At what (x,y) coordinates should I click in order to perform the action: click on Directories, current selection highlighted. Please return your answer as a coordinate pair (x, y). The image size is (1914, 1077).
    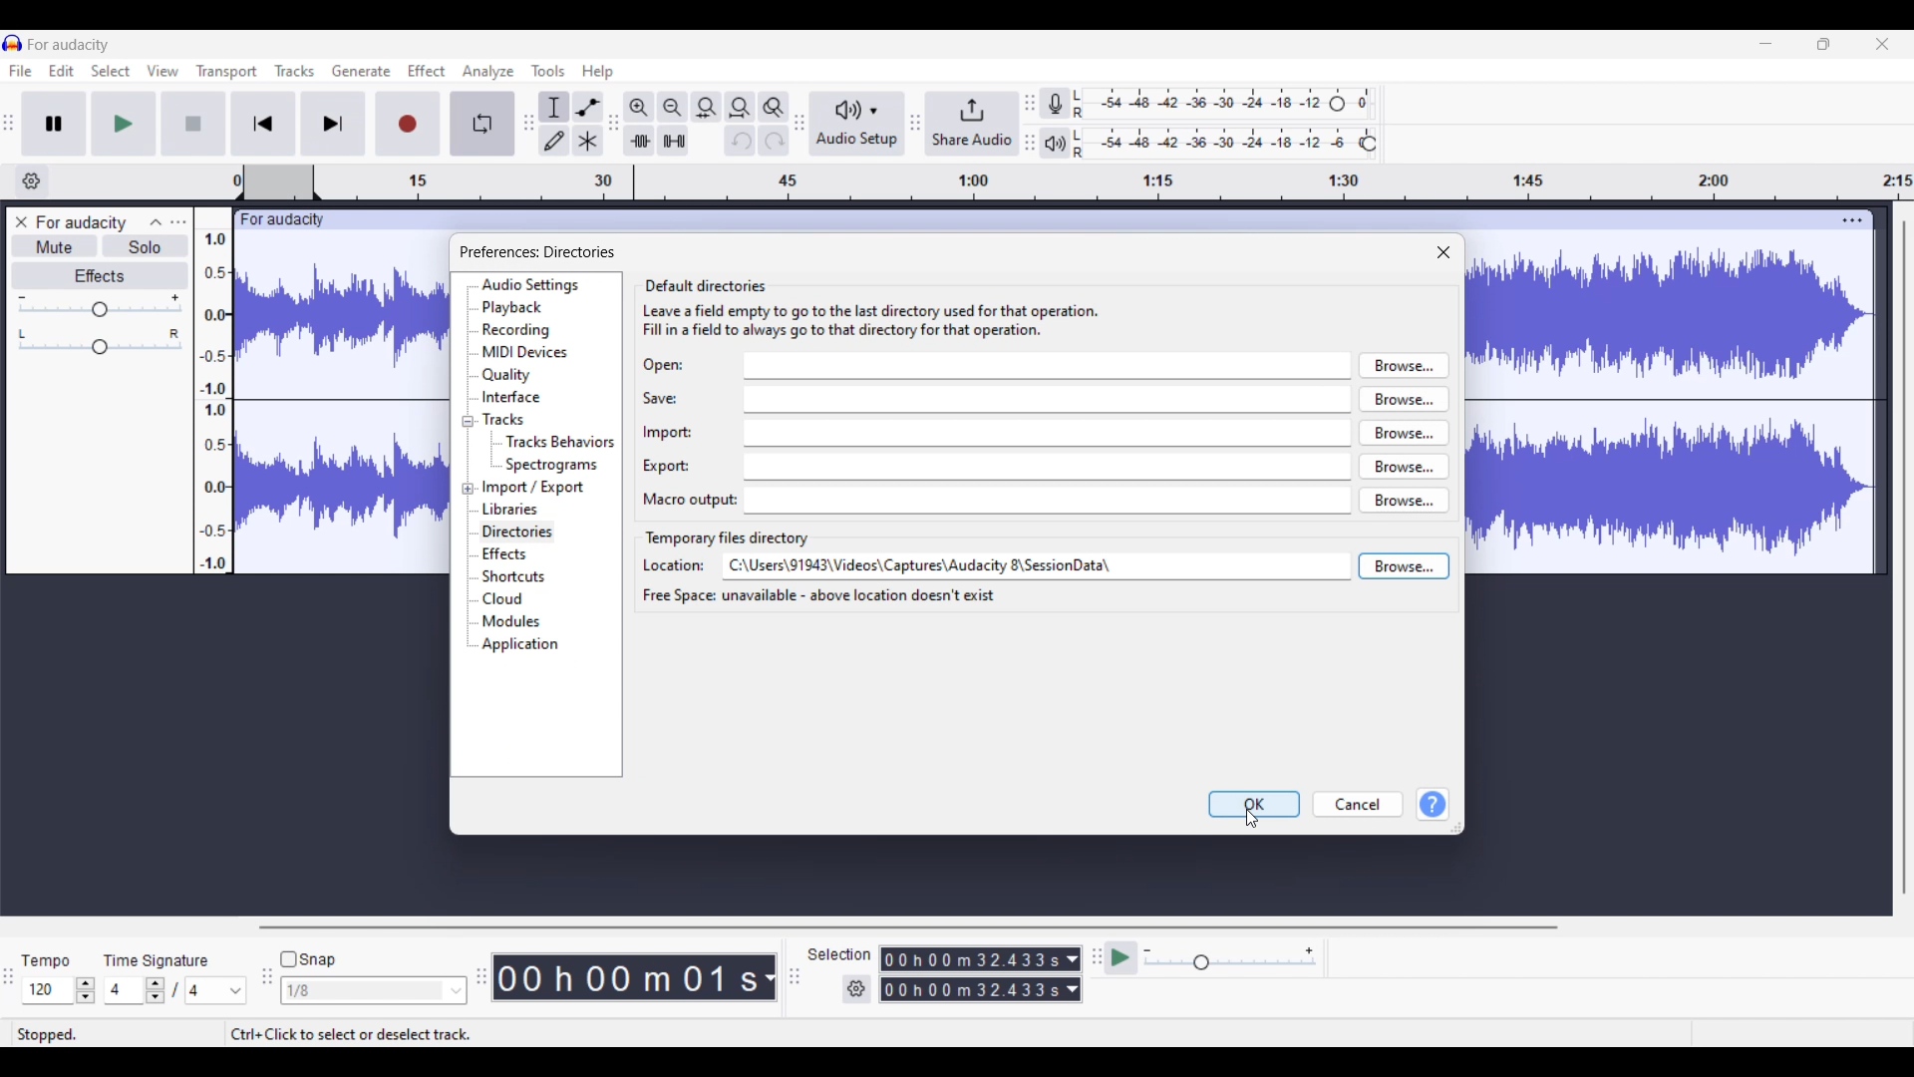
    Looking at the image, I should click on (517, 533).